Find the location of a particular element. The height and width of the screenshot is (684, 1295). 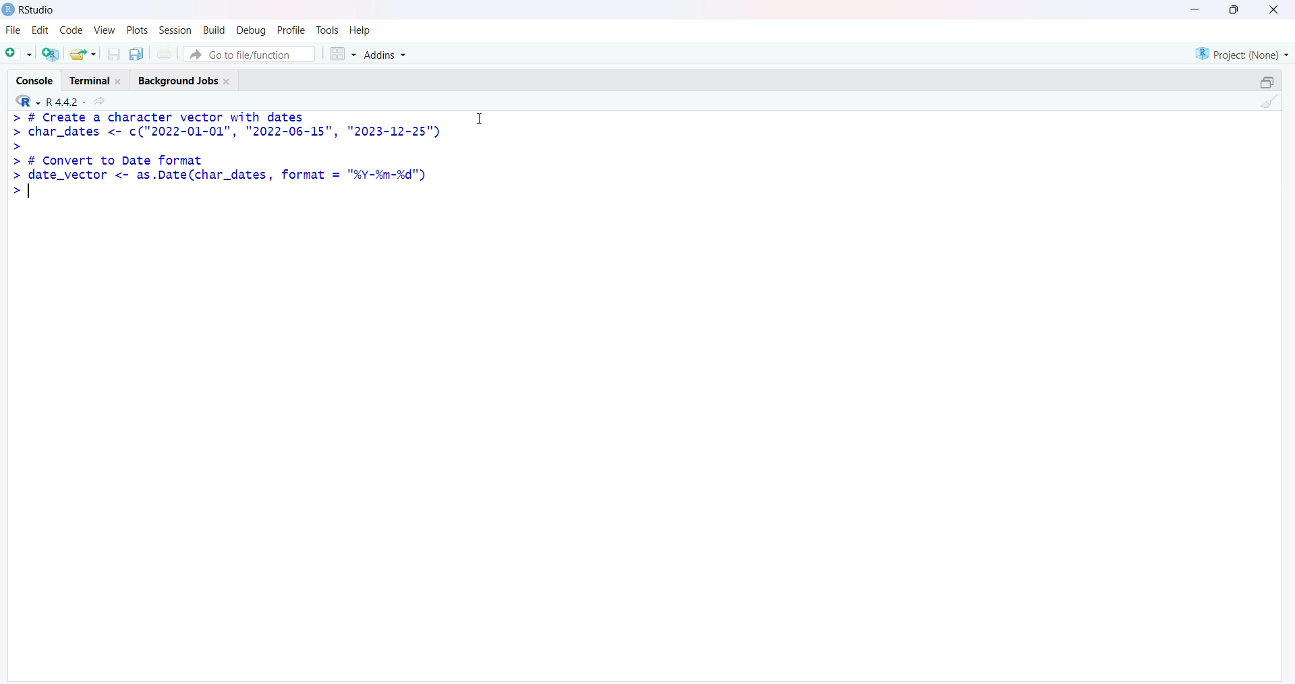

Cursor is located at coordinates (480, 118).